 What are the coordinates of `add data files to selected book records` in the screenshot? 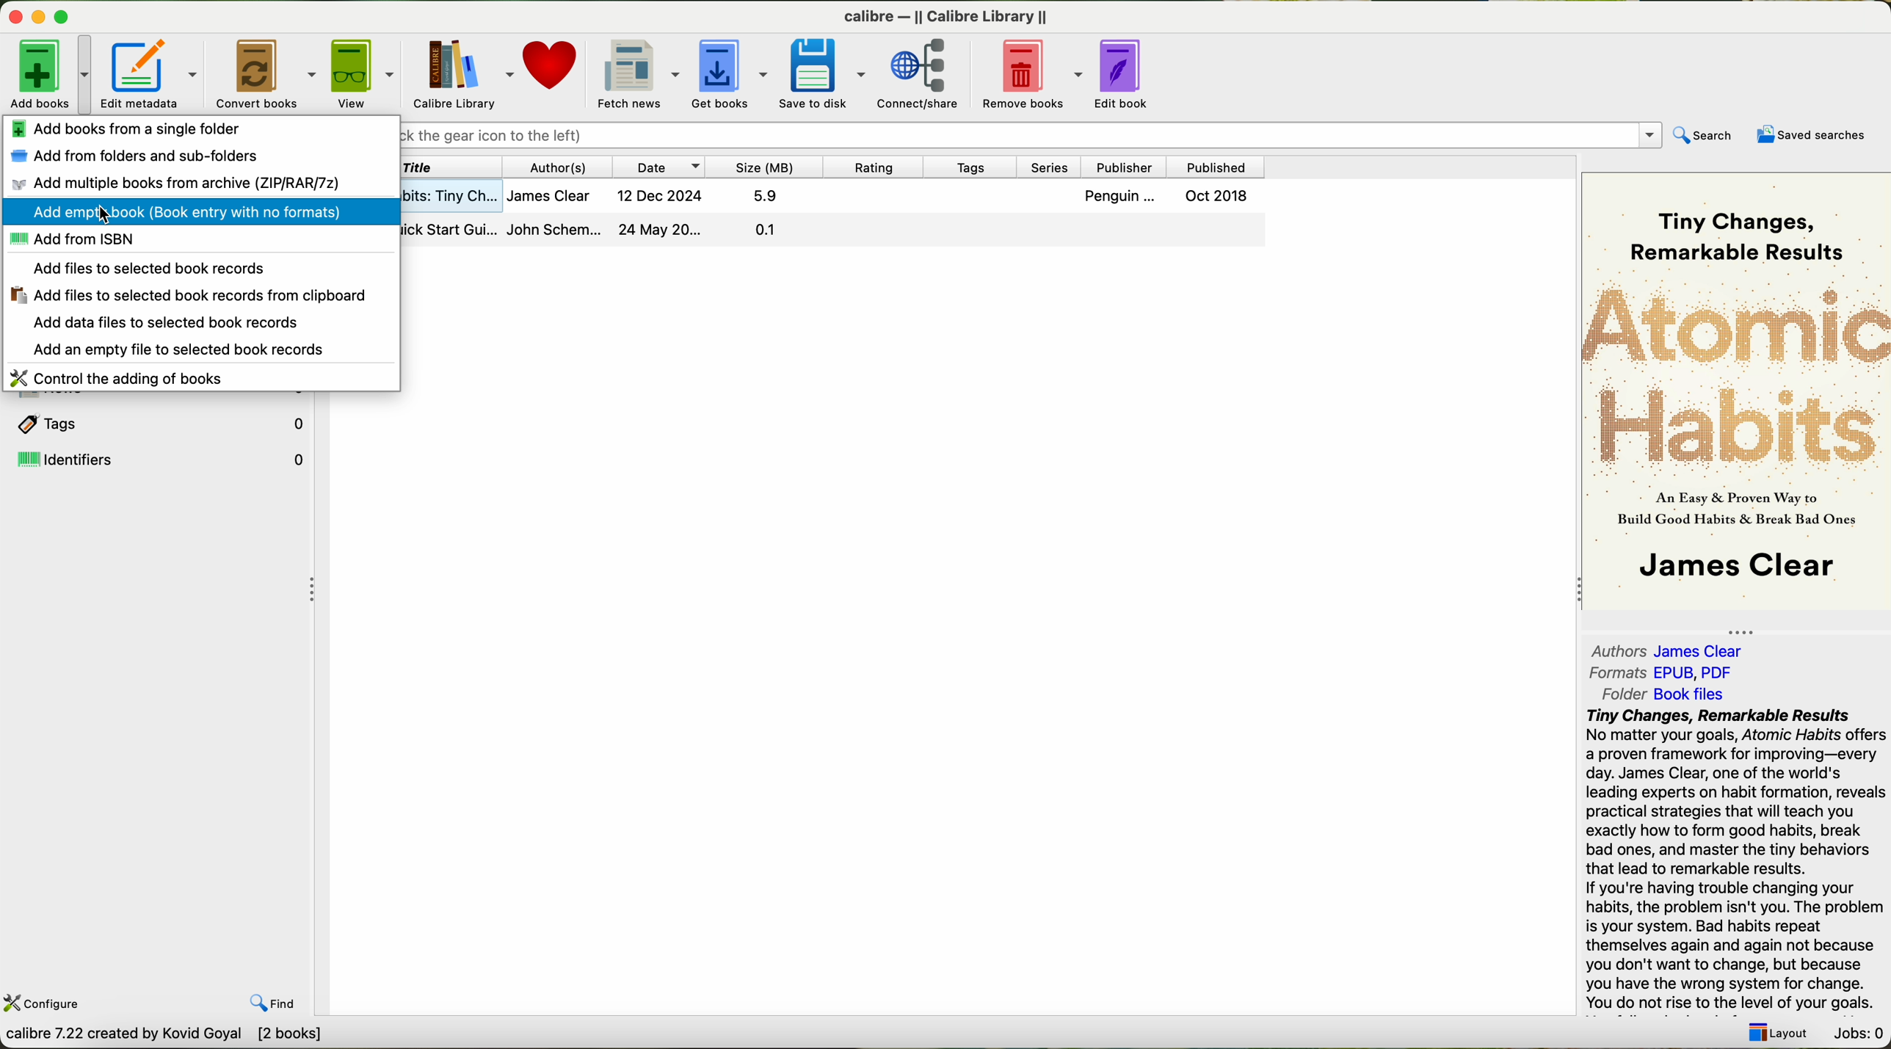 It's located at (167, 322).